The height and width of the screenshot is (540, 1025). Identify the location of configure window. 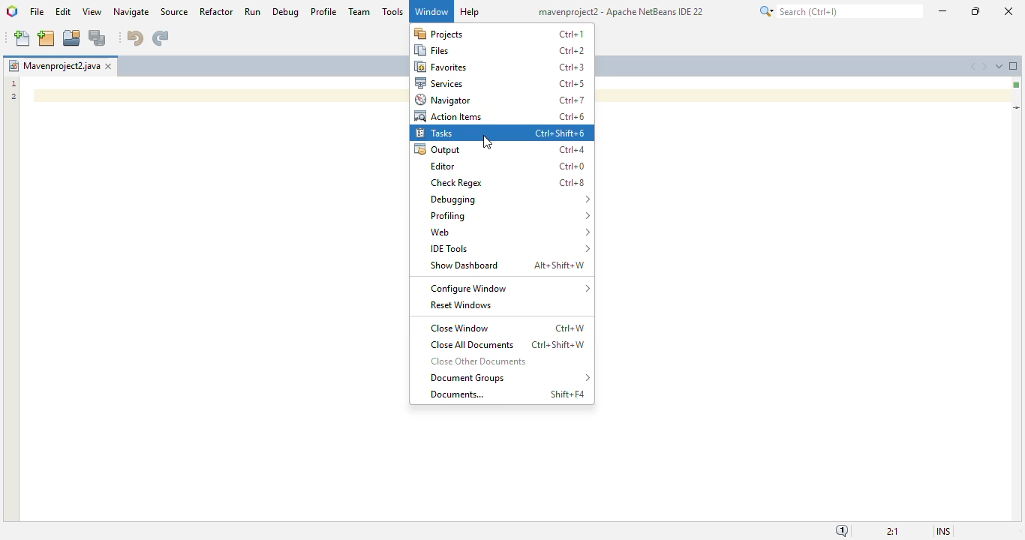
(510, 289).